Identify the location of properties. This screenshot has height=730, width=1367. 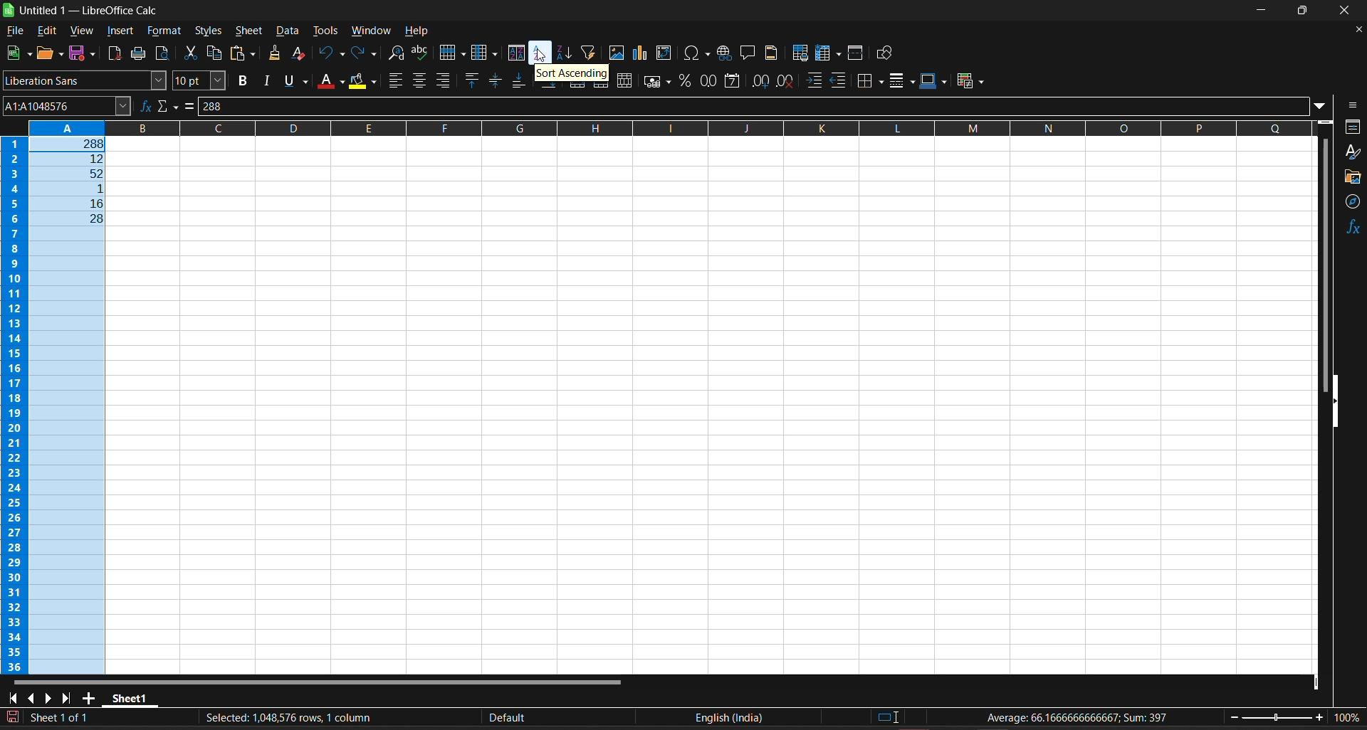
(1353, 126).